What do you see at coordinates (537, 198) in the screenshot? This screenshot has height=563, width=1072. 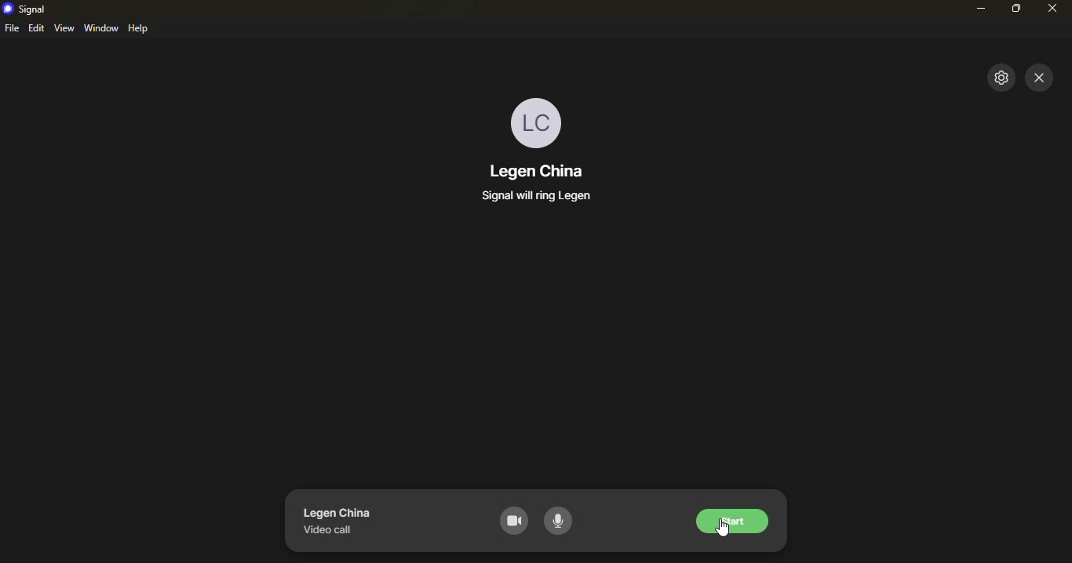 I see `signal will ring contact` at bounding box center [537, 198].